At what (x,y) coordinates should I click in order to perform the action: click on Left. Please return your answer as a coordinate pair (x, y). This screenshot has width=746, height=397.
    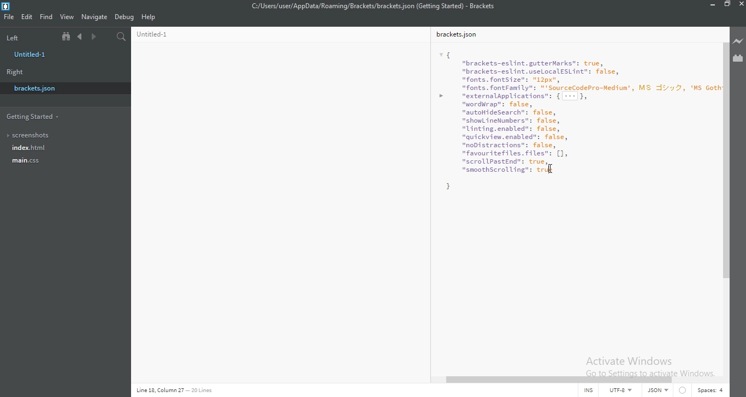
    Looking at the image, I should click on (25, 37).